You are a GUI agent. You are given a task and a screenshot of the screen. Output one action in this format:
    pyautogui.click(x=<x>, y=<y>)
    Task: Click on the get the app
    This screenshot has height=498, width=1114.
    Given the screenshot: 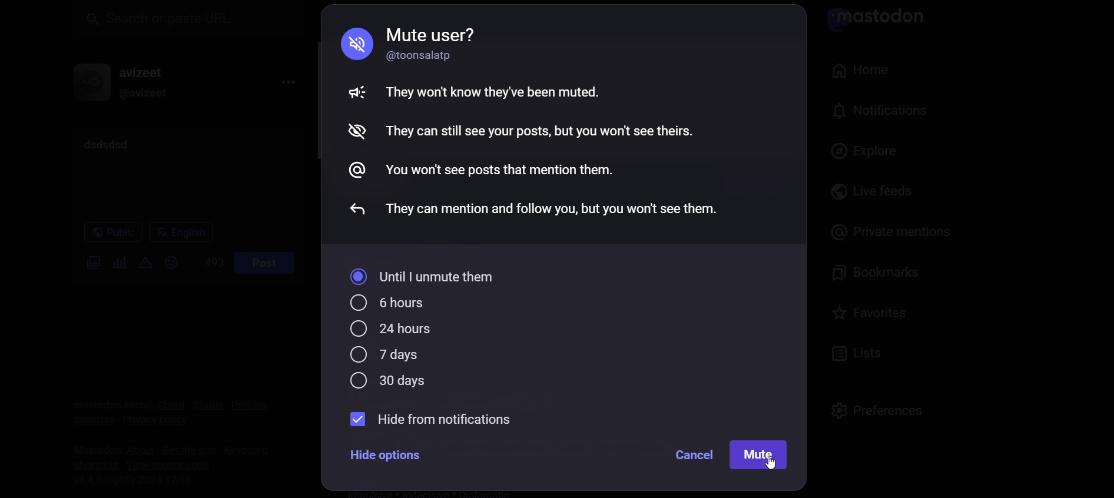 What is the action you would take?
    pyautogui.click(x=183, y=448)
    